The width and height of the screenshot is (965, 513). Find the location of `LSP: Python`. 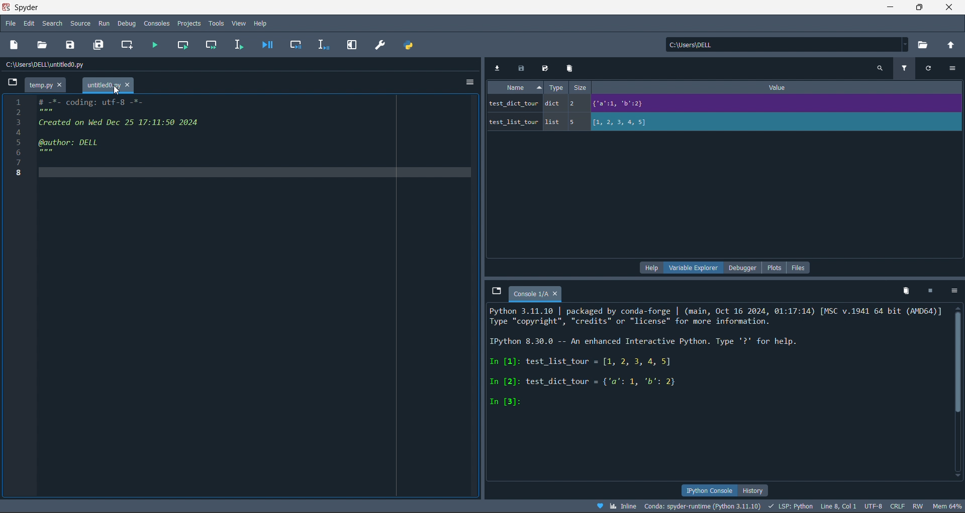

LSP: Python is located at coordinates (791, 507).